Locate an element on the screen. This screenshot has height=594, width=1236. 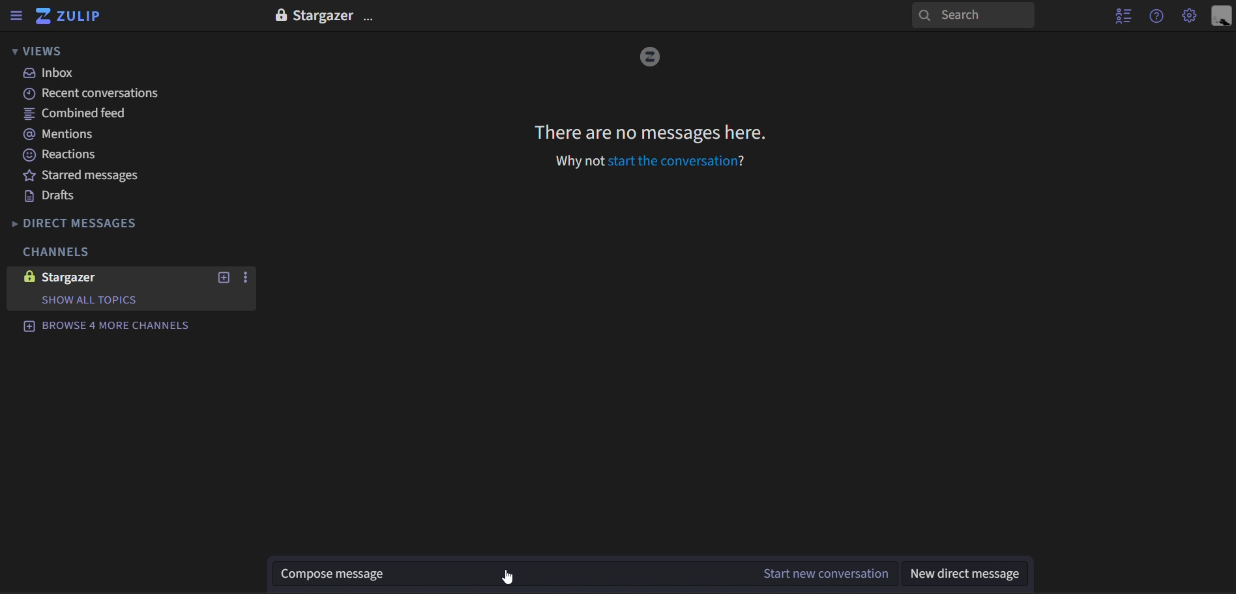
zulip is located at coordinates (70, 16).